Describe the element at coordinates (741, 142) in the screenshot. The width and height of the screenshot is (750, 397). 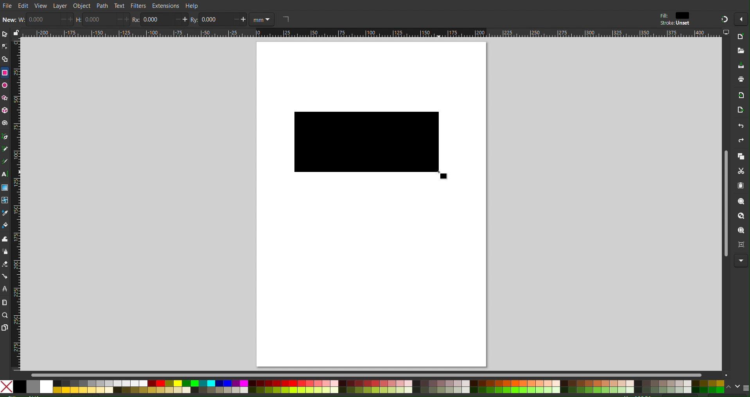
I see `Redo` at that location.